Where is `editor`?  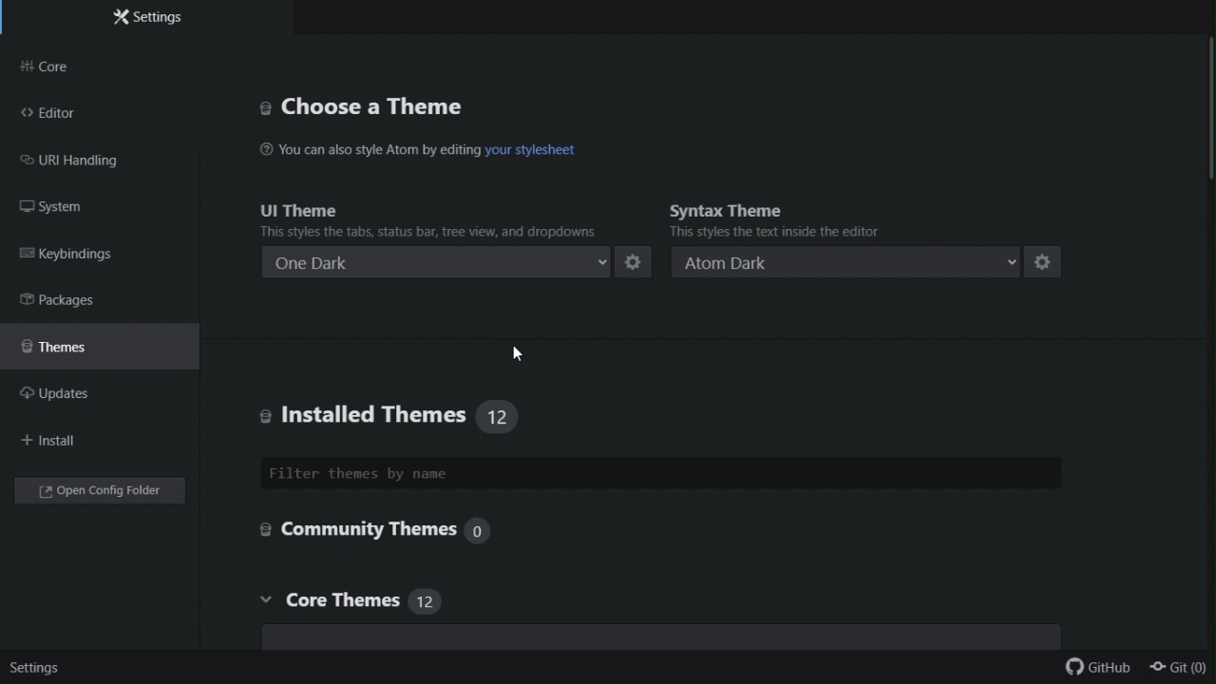
editor is located at coordinates (71, 116).